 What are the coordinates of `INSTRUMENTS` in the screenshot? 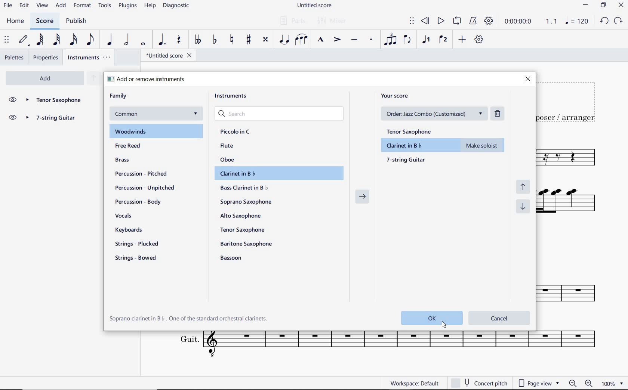 It's located at (90, 57).